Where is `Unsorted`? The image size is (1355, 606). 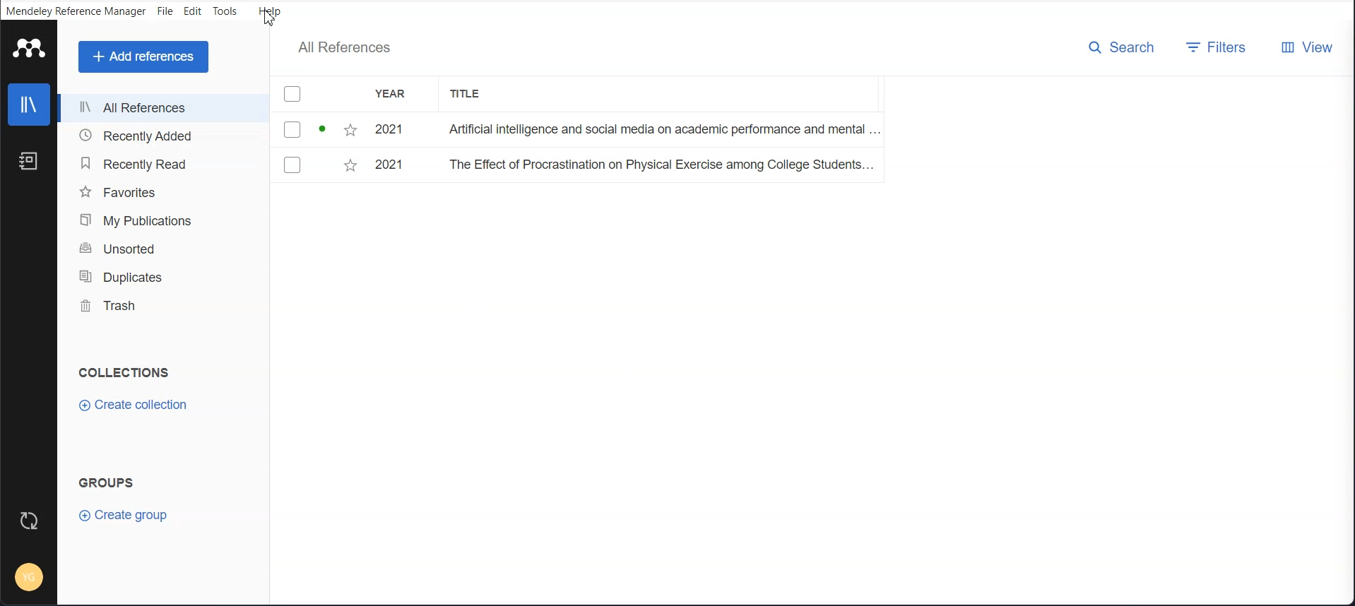
Unsorted is located at coordinates (158, 249).